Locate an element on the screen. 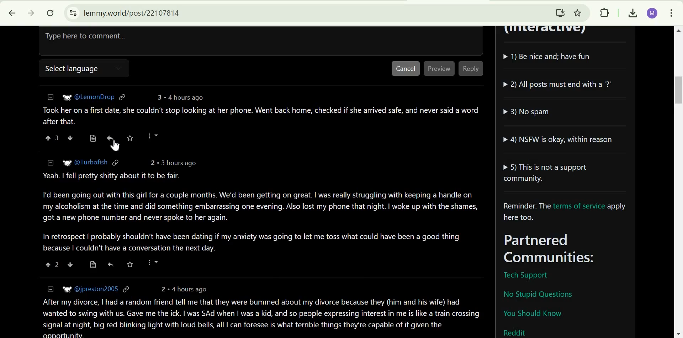 The image size is (683, 338). link is located at coordinates (126, 289).